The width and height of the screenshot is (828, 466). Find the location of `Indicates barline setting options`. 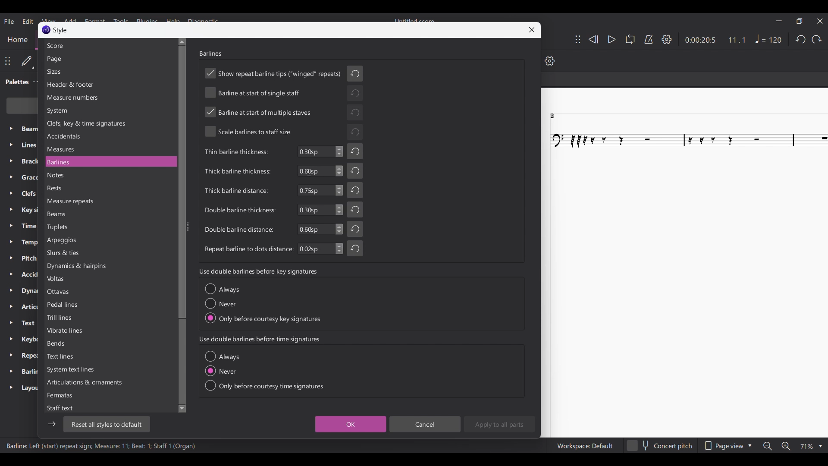

Indicates barline setting options is located at coordinates (247, 201).